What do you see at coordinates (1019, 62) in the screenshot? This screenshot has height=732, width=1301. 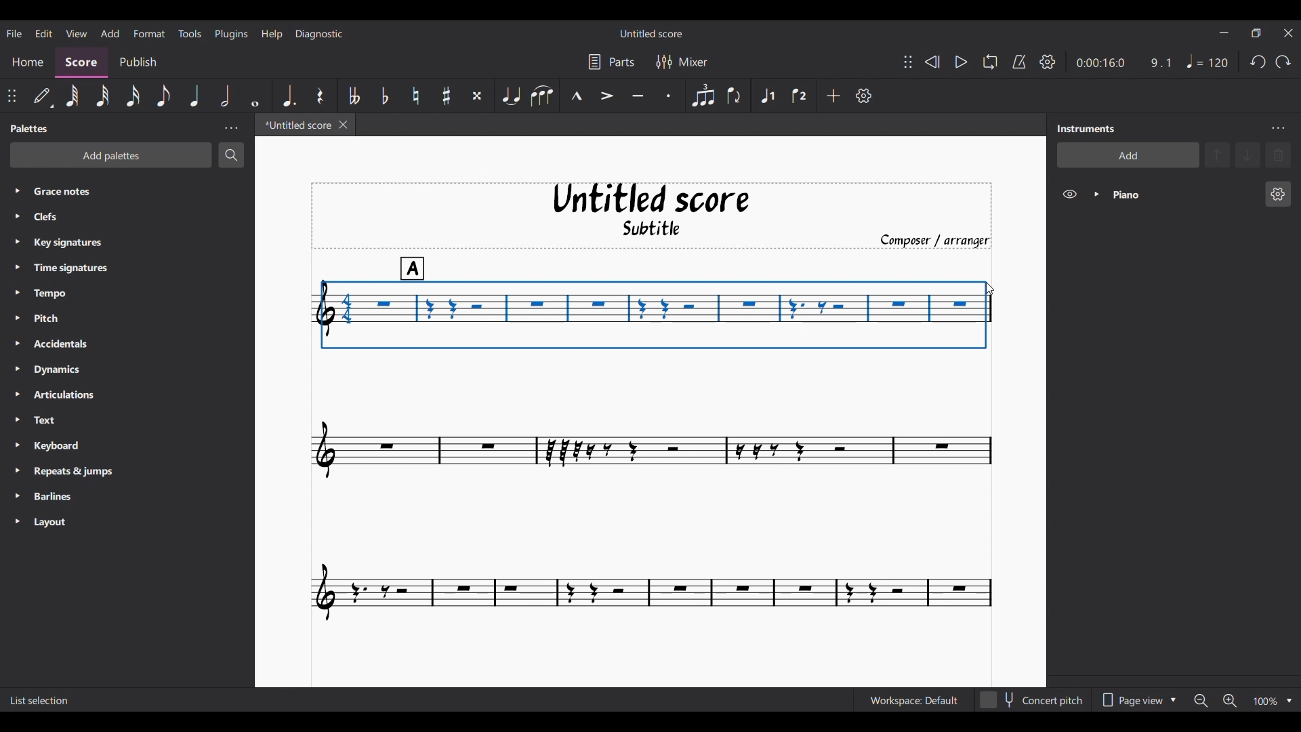 I see `Metronome` at bounding box center [1019, 62].